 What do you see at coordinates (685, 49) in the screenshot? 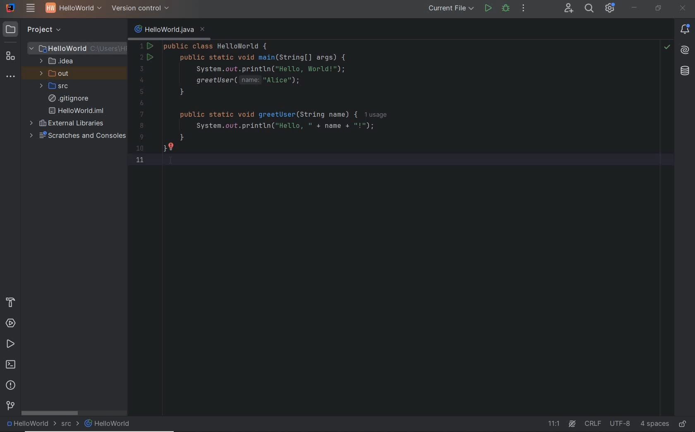
I see `AI Assistant` at bounding box center [685, 49].